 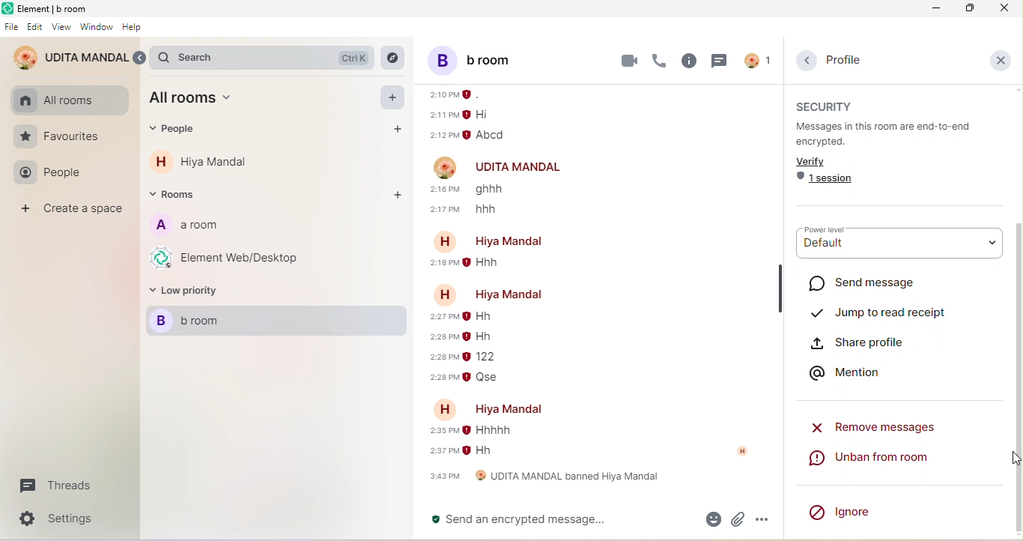 What do you see at coordinates (446, 189) in the screenshot?
I see `sending message time` at bounding box center [446, 189].